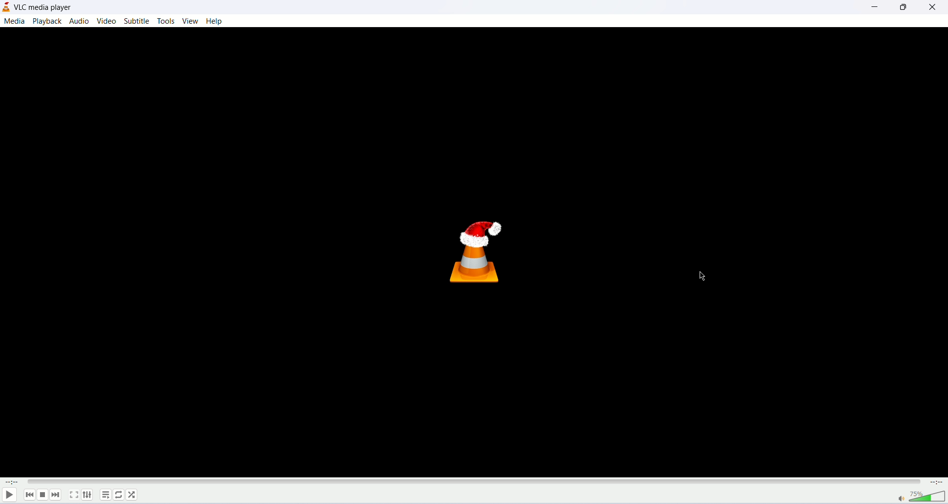 The width and height of the screenshot is (948, 504). I want to click on logo, so click(6, 6).